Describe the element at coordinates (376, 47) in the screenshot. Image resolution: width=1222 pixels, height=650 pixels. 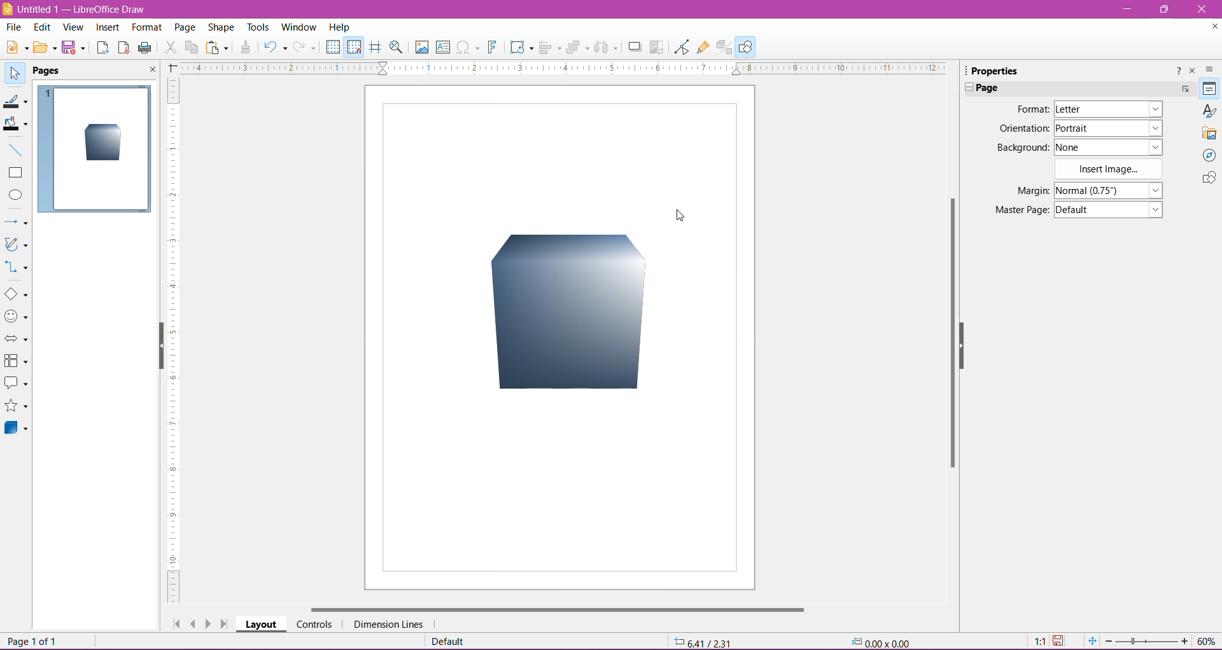
I see `Helplines while moving` at that location.